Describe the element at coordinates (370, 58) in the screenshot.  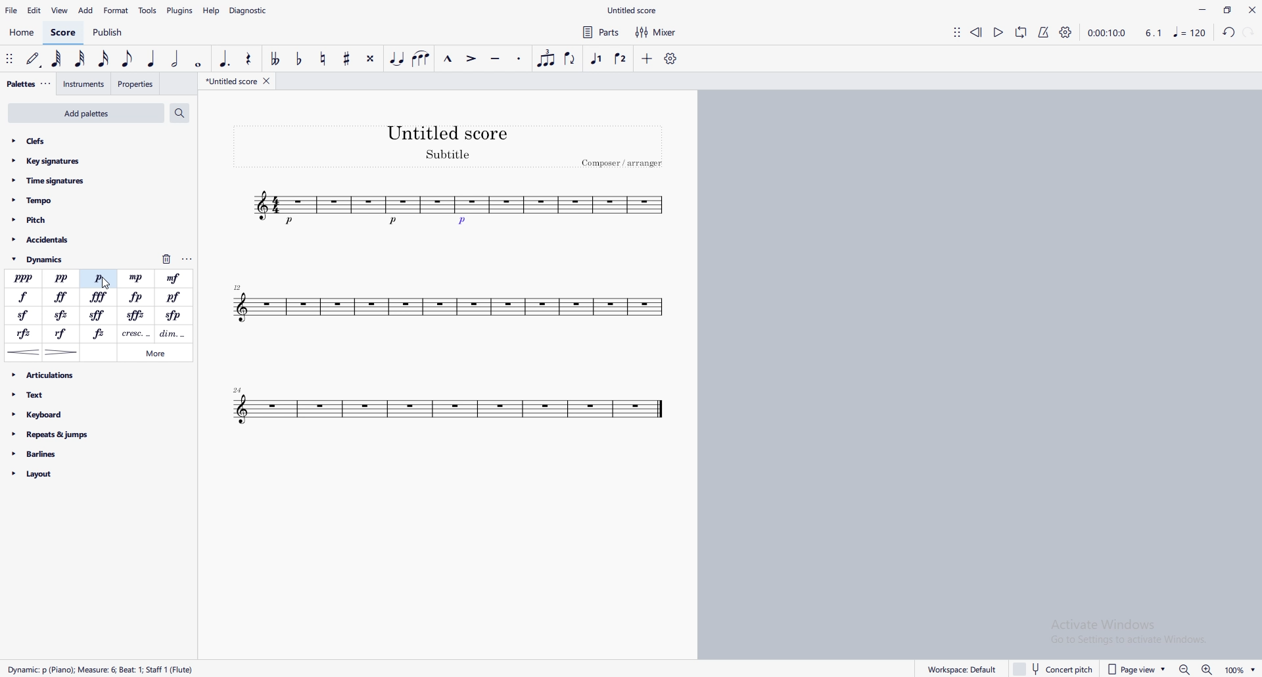
I see `toggle double sharp` at that location.